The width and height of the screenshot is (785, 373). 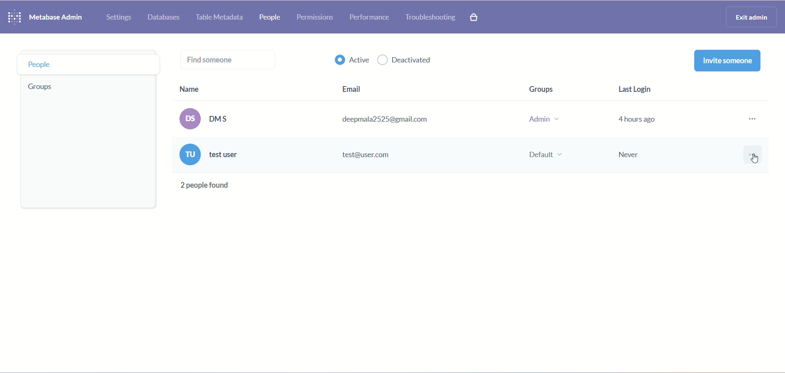 I want to click on deactivated, so click(x=406, y=60).